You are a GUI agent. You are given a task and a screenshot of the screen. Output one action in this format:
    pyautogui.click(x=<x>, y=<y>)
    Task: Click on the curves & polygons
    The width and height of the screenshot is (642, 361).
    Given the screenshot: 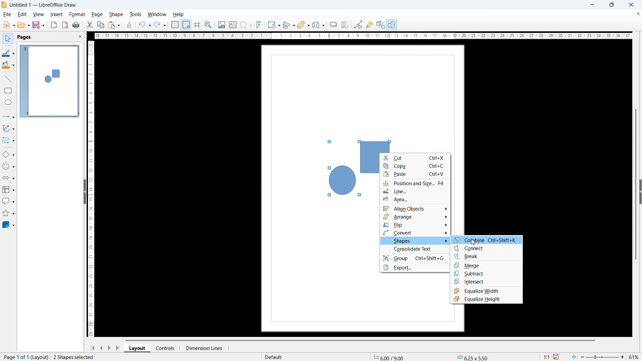 What is the action you would take?
    pyautogui.click(x=9, y=128)
    